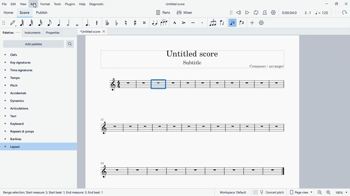 The width and height of the screenshot is (350, 196). Describe the element at coordinates (78, 22) in the screenshot. I see `full note` at that location.